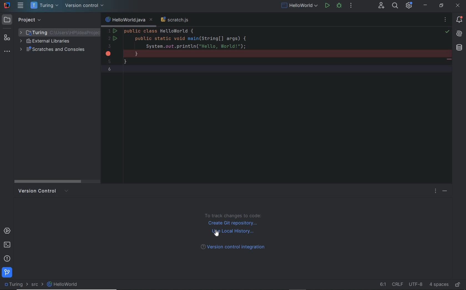  I want to click on indent, so click(439, 284).